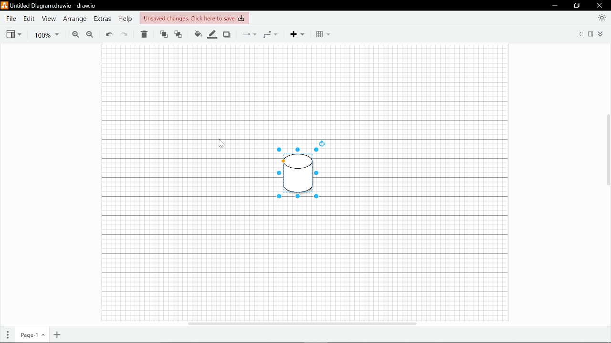  I want to click on Zoom, so click(46, 34).